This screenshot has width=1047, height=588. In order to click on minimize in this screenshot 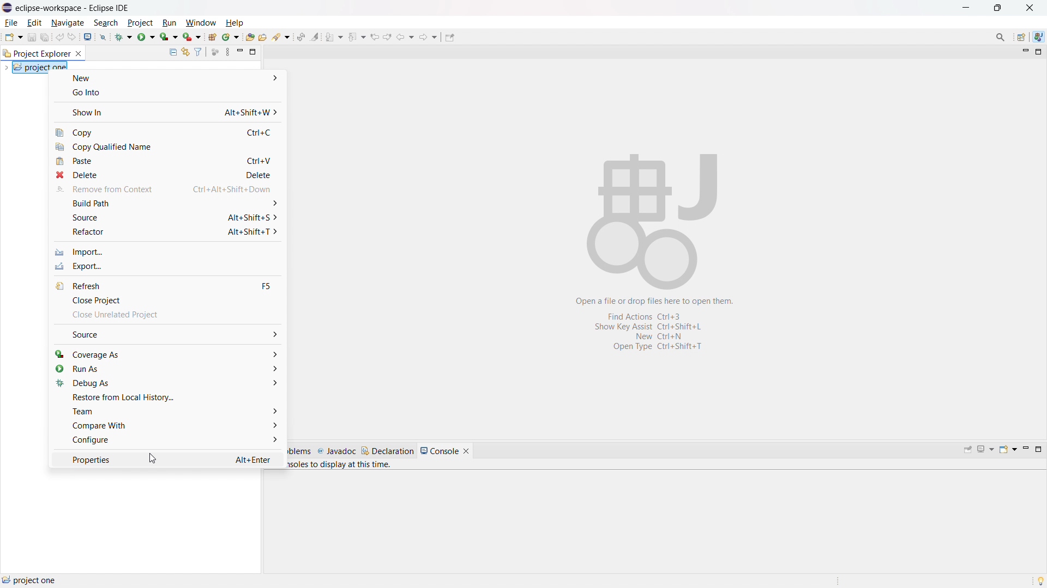, I will do `click(240, 52)`.